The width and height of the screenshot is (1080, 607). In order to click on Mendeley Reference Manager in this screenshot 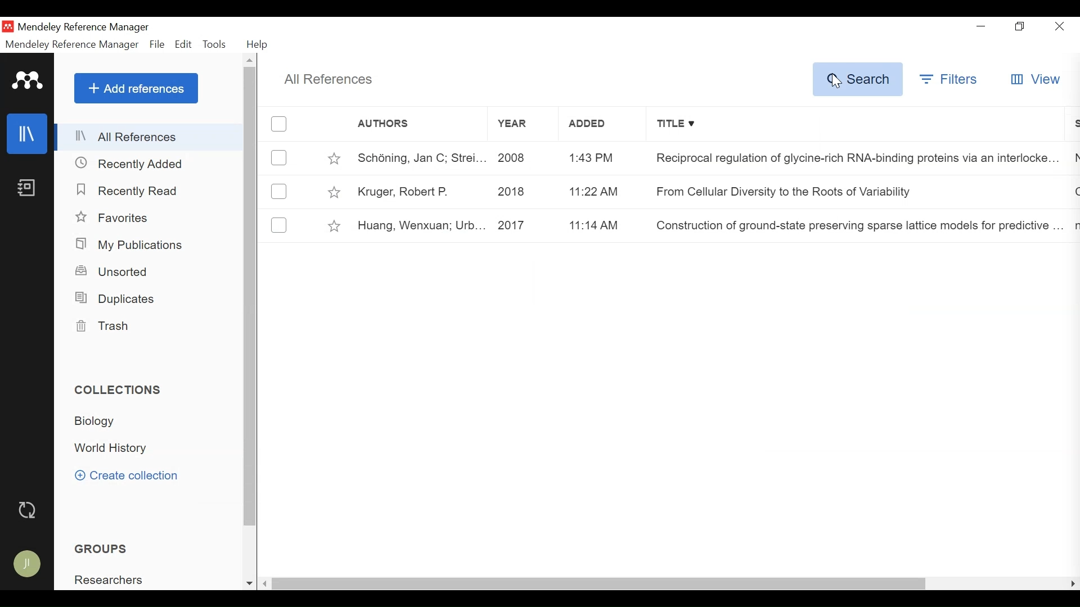, I will do `click(72, 45)`.